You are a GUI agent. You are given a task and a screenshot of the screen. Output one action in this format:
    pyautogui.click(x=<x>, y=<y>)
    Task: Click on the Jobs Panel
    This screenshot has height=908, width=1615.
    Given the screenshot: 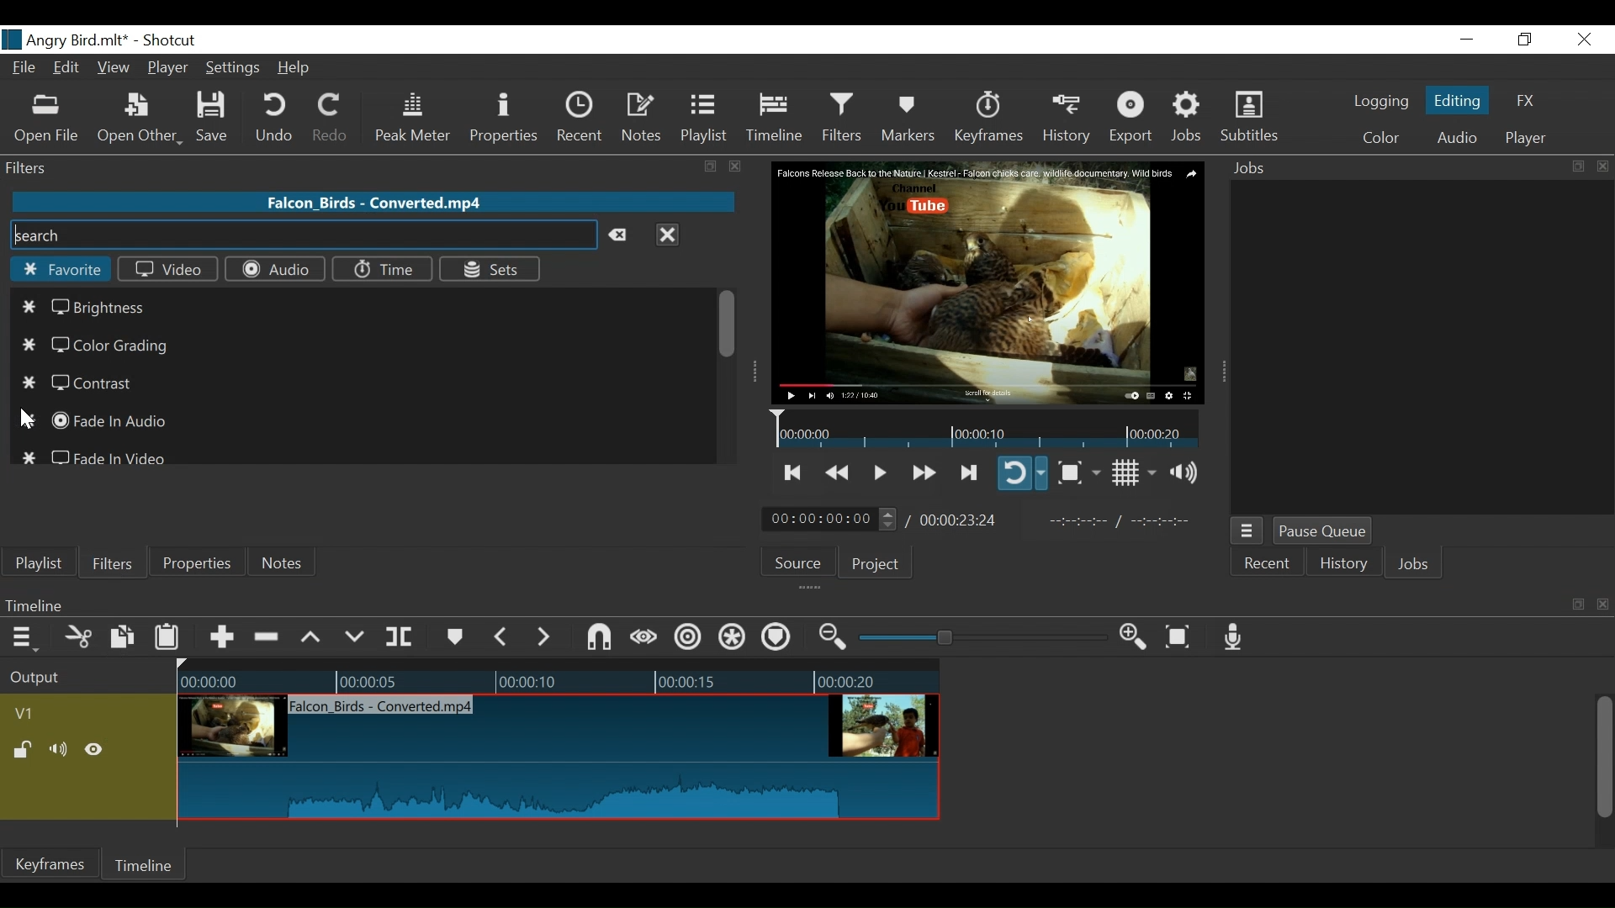 What is the action you would take?
    pyautogui.click(x=1424, y=344)
    